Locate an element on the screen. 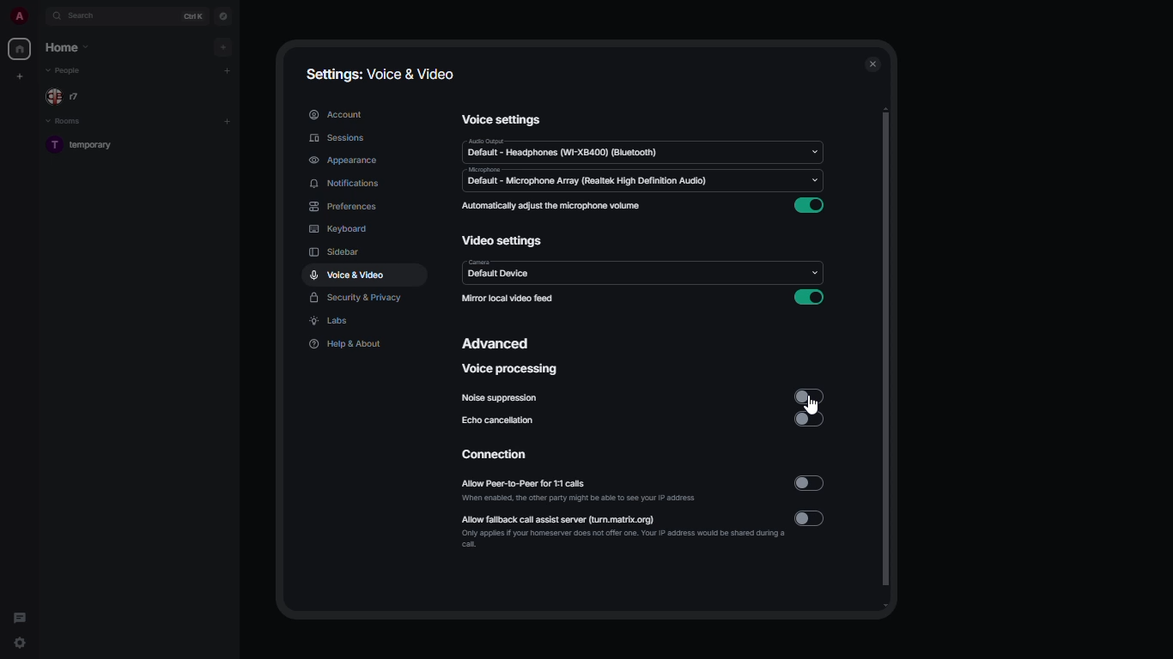 The height and width of the screenshot is (659, 1173). keyboard is located at coordinates (340, 230).